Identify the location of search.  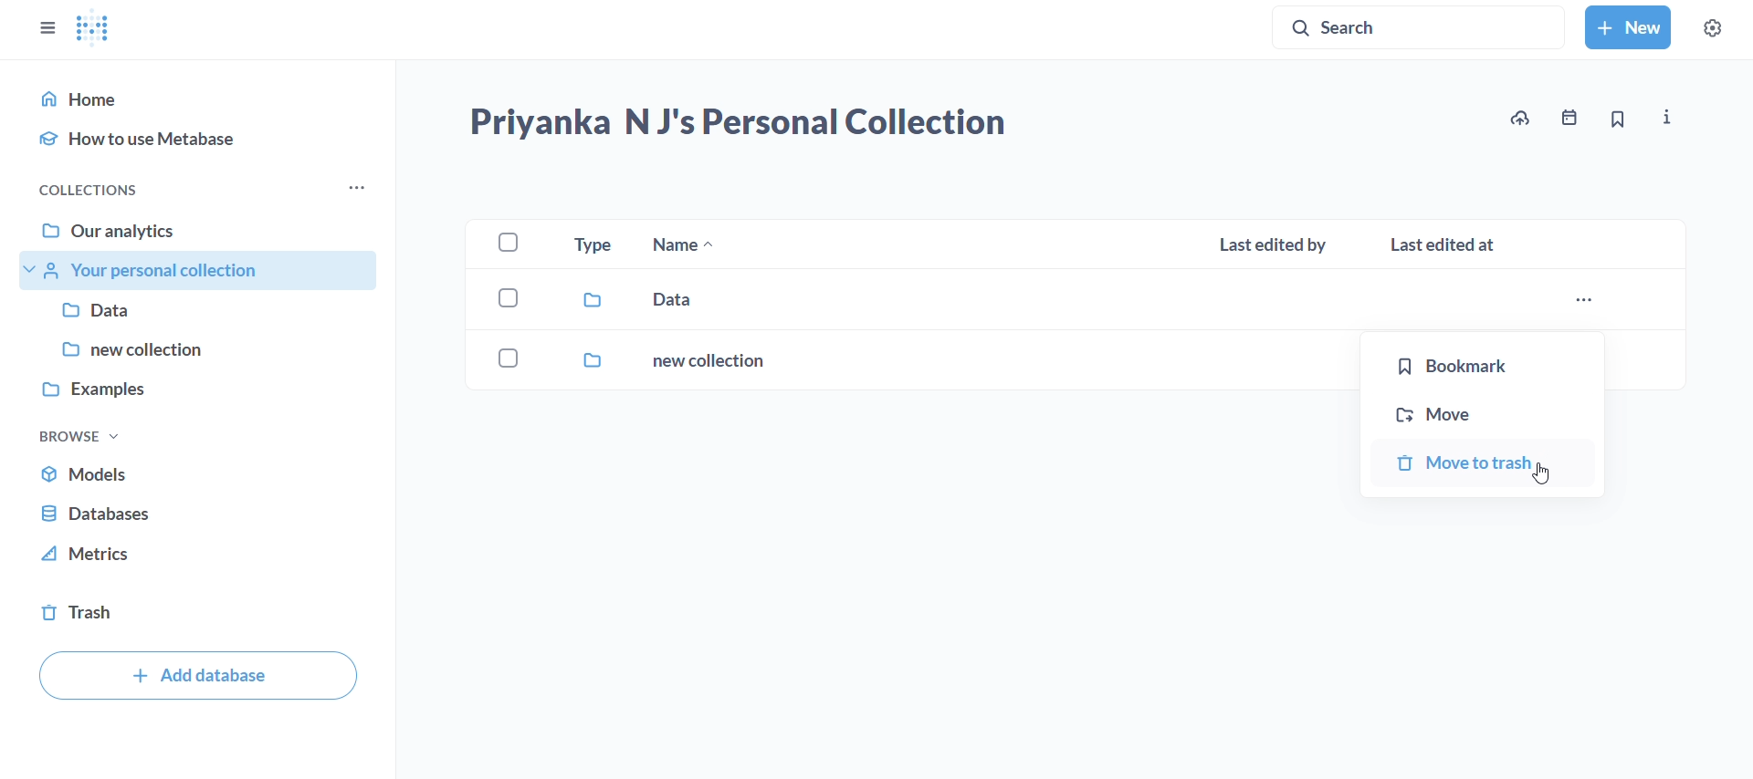
(1424, 26).